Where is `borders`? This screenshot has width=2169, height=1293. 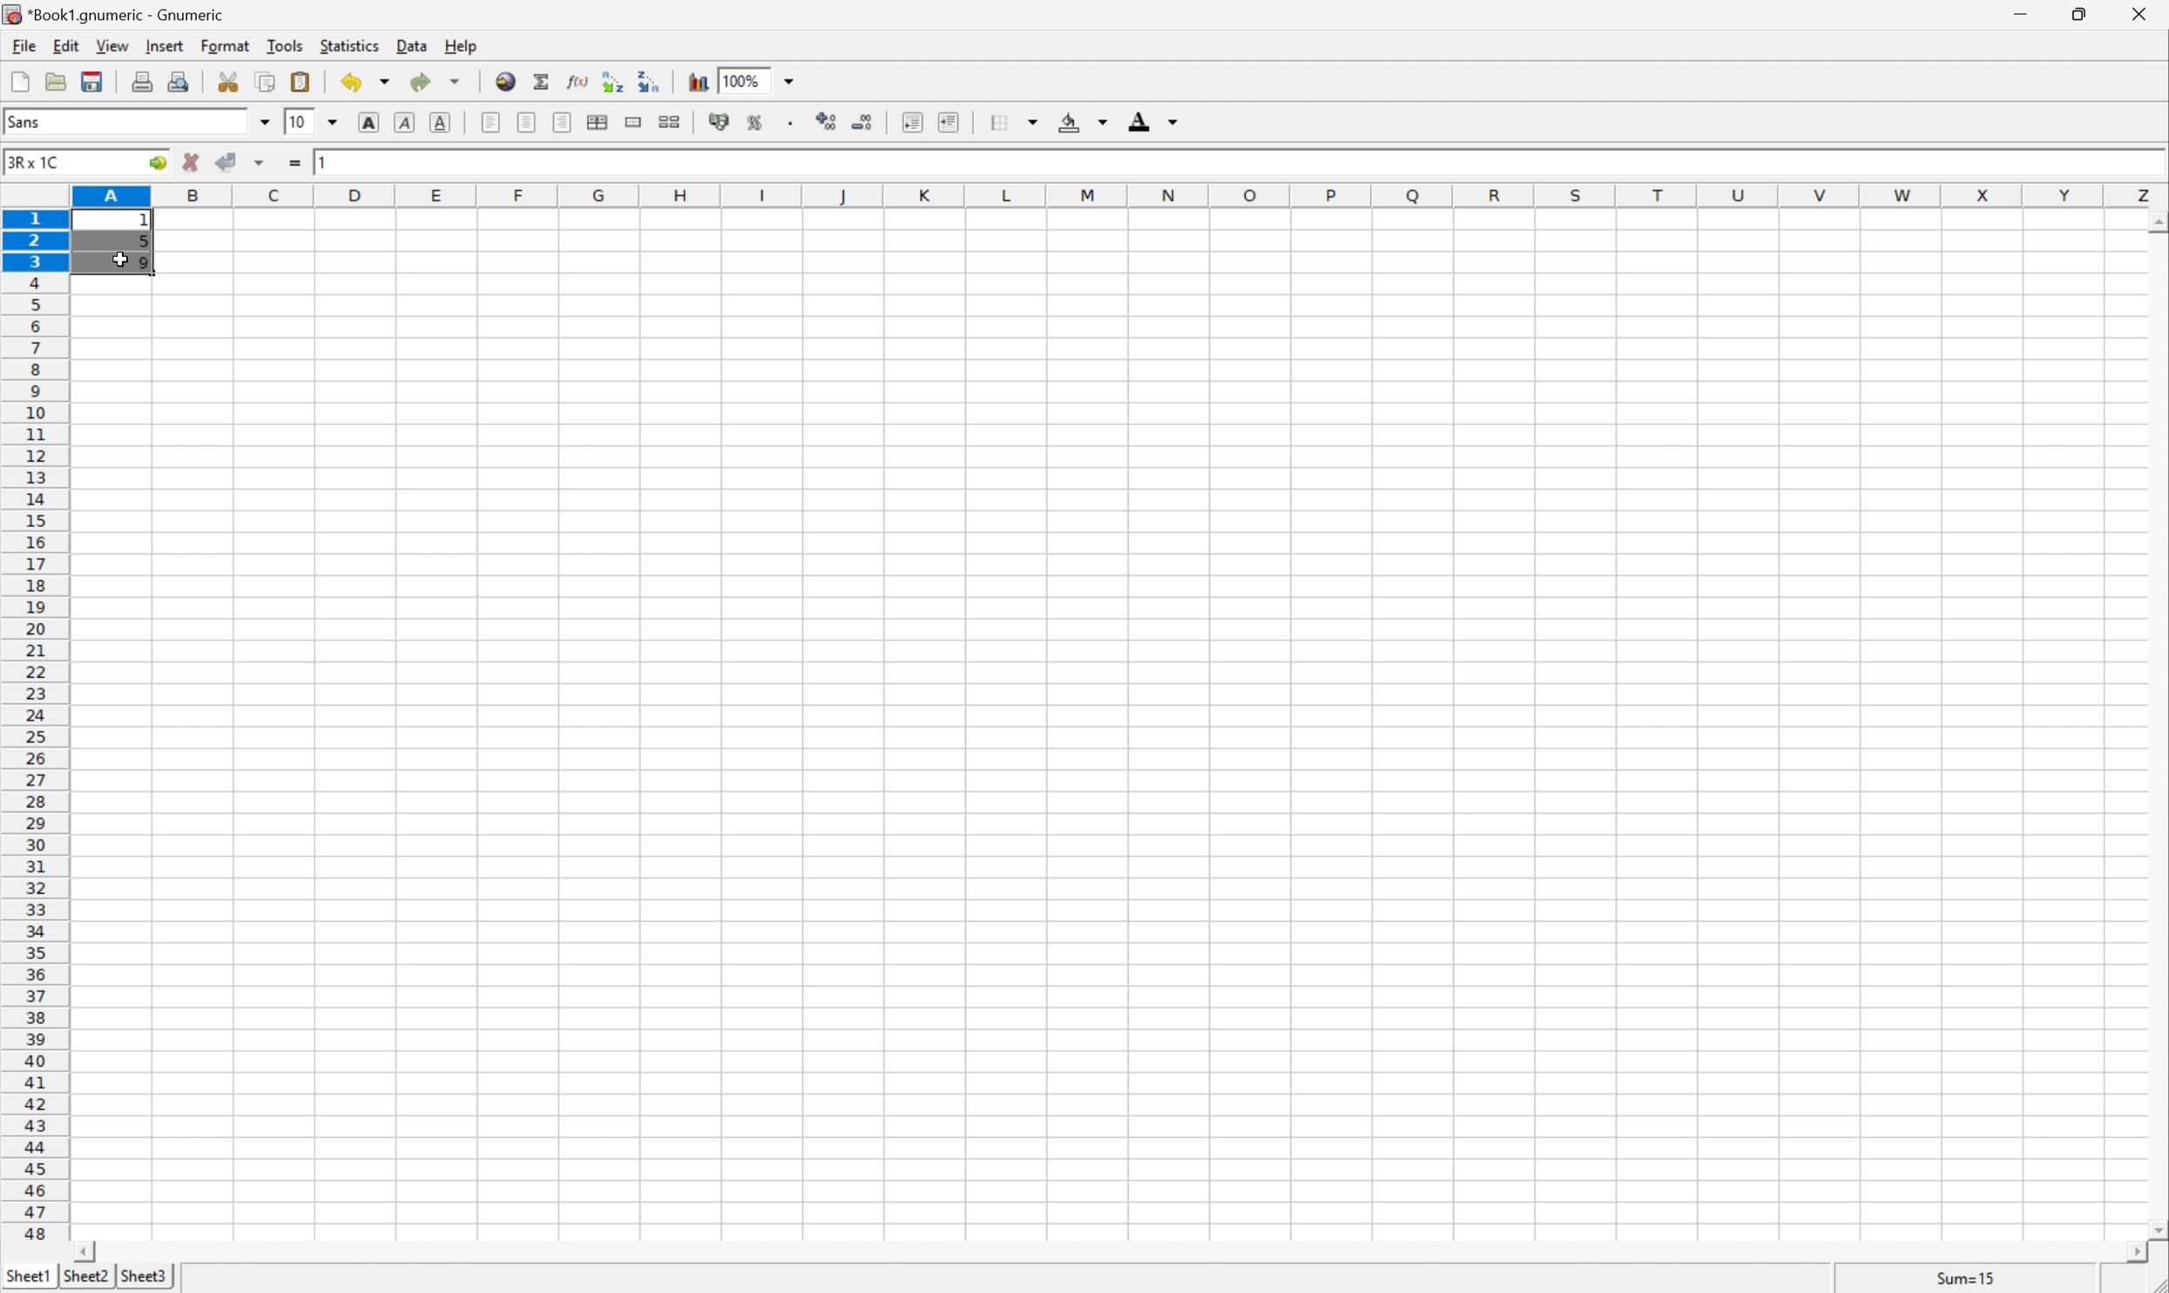
borders is located at coordinates (1011, 122).